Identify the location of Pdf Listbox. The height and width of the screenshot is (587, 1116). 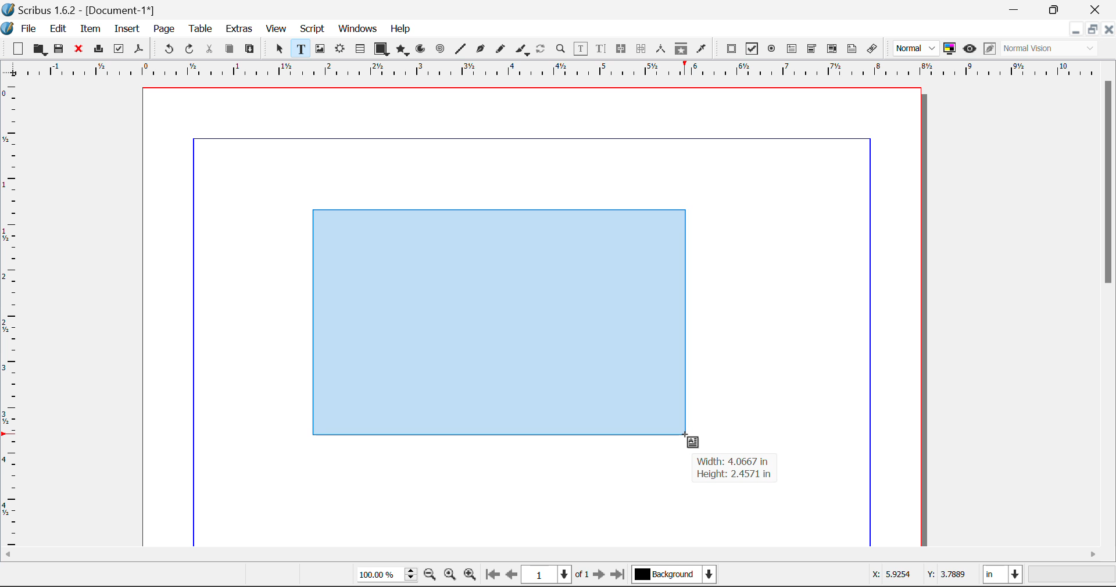
(831, 49).